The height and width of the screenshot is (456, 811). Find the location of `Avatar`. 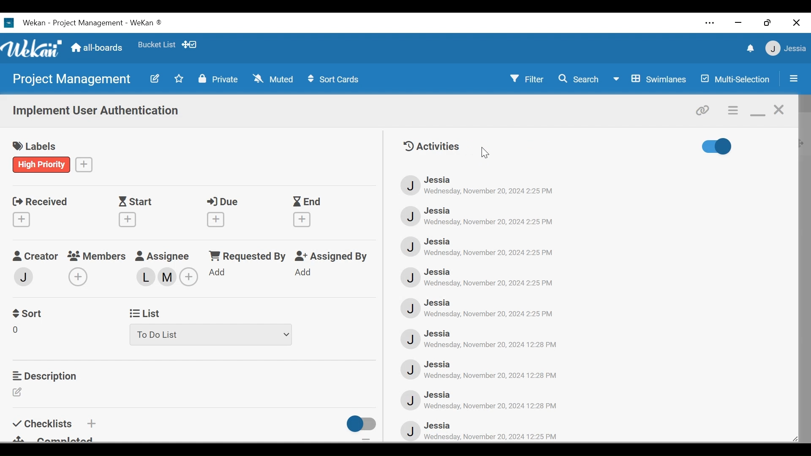

Avatar is located at coordinates (410, 339).